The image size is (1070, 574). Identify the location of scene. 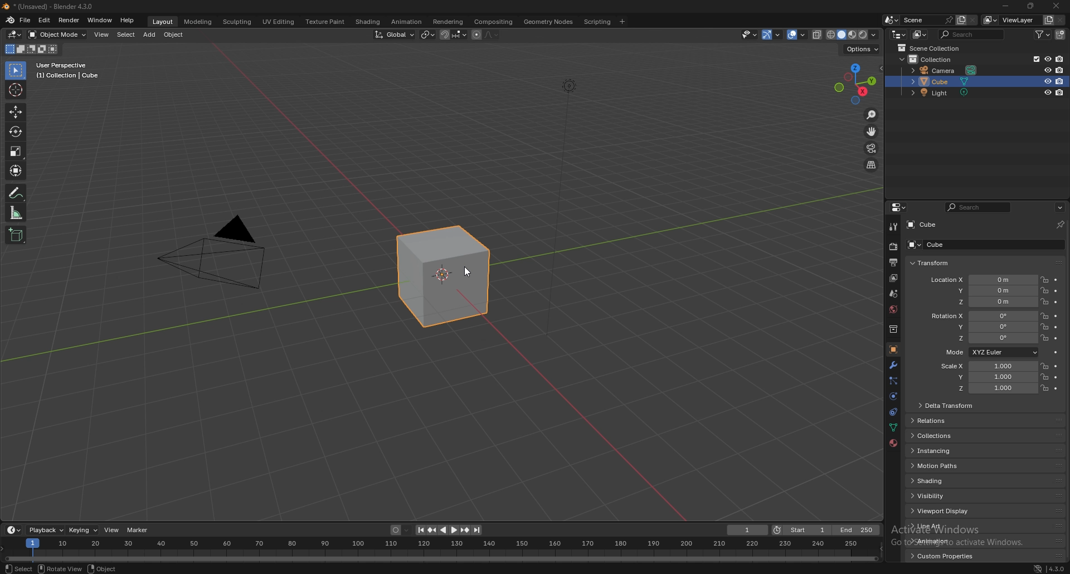
(893, 294).